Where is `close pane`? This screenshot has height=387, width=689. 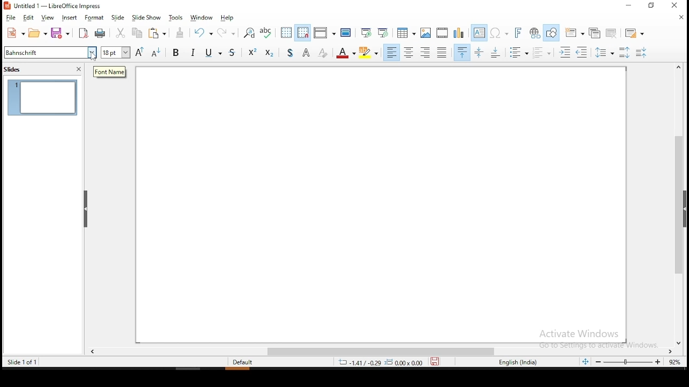
close pane is located at coordinates (80, 69).